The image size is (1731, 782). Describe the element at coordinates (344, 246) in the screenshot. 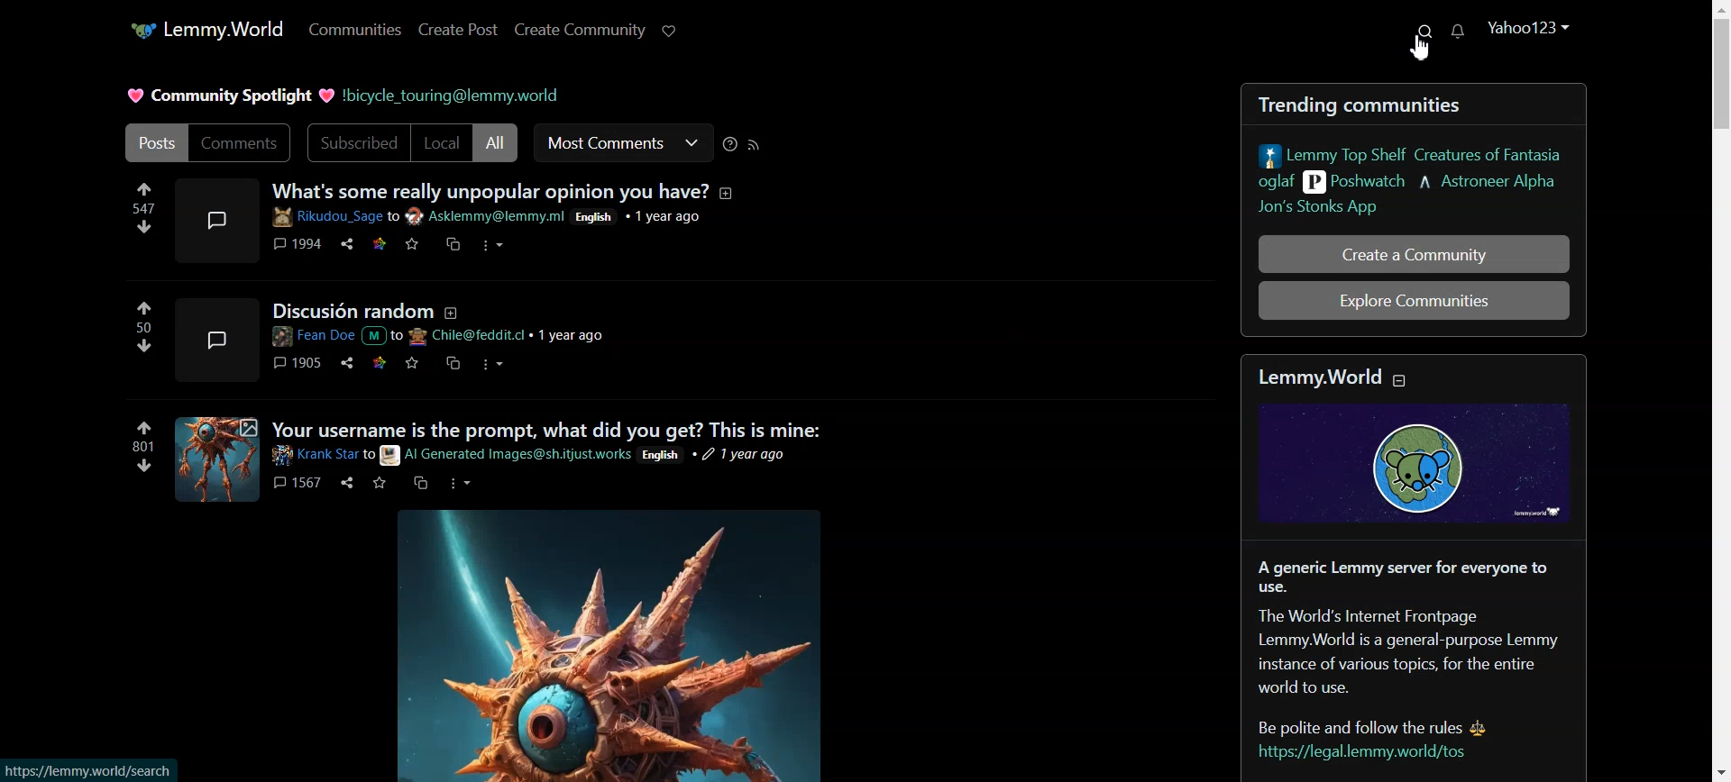

I see `share` at that location.